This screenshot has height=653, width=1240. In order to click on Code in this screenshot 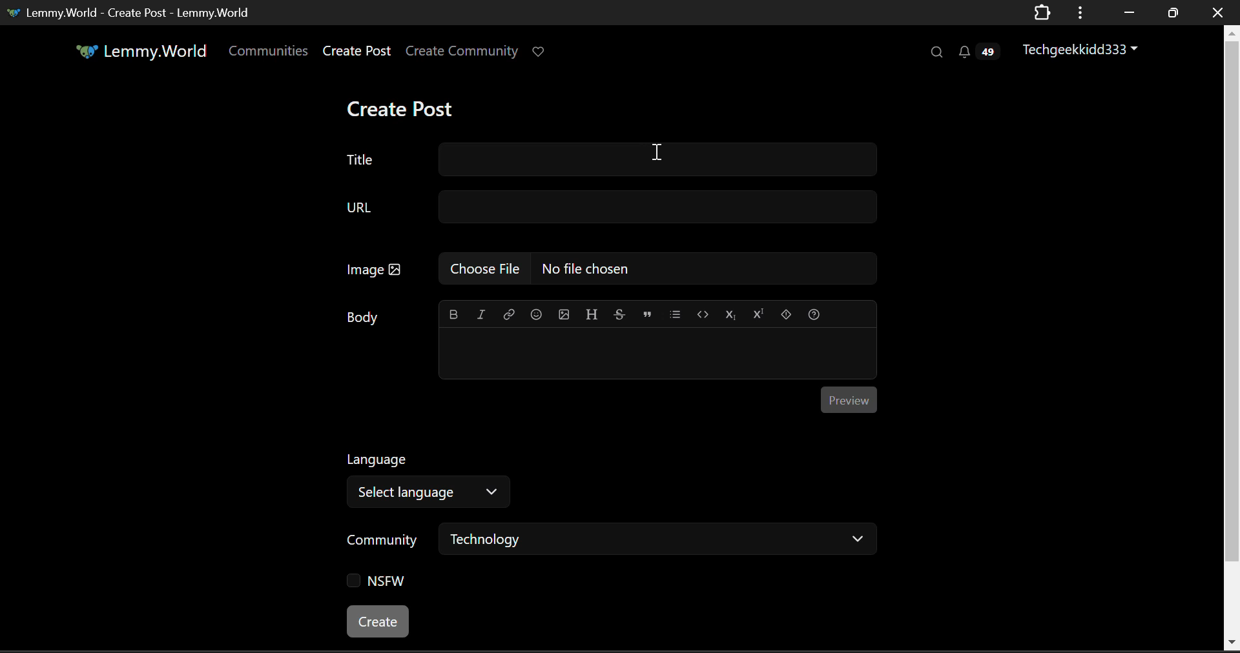, I will do `click(702, 315)`.